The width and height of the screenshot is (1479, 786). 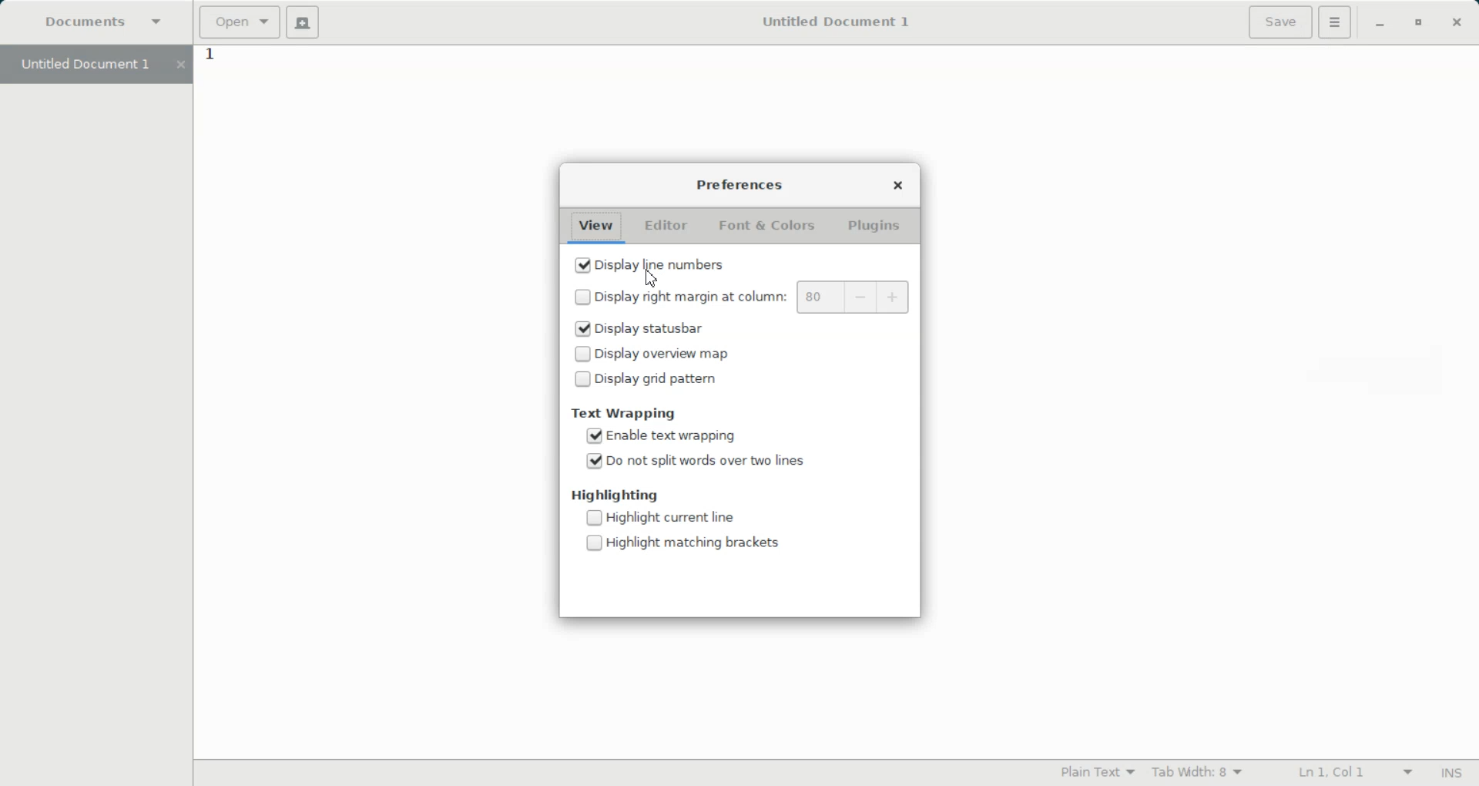 What do you see at coordinates (827, 21) in the screenshot?
I see `Untitled Document 1` at bounding box center [827, 21].